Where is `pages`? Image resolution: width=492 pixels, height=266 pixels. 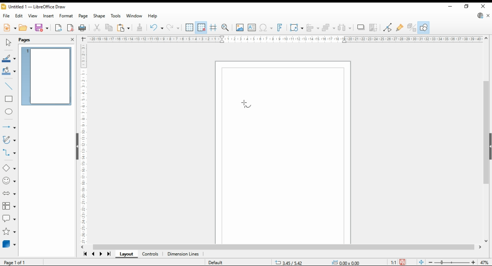 pages is located at coordinates (25, 40).